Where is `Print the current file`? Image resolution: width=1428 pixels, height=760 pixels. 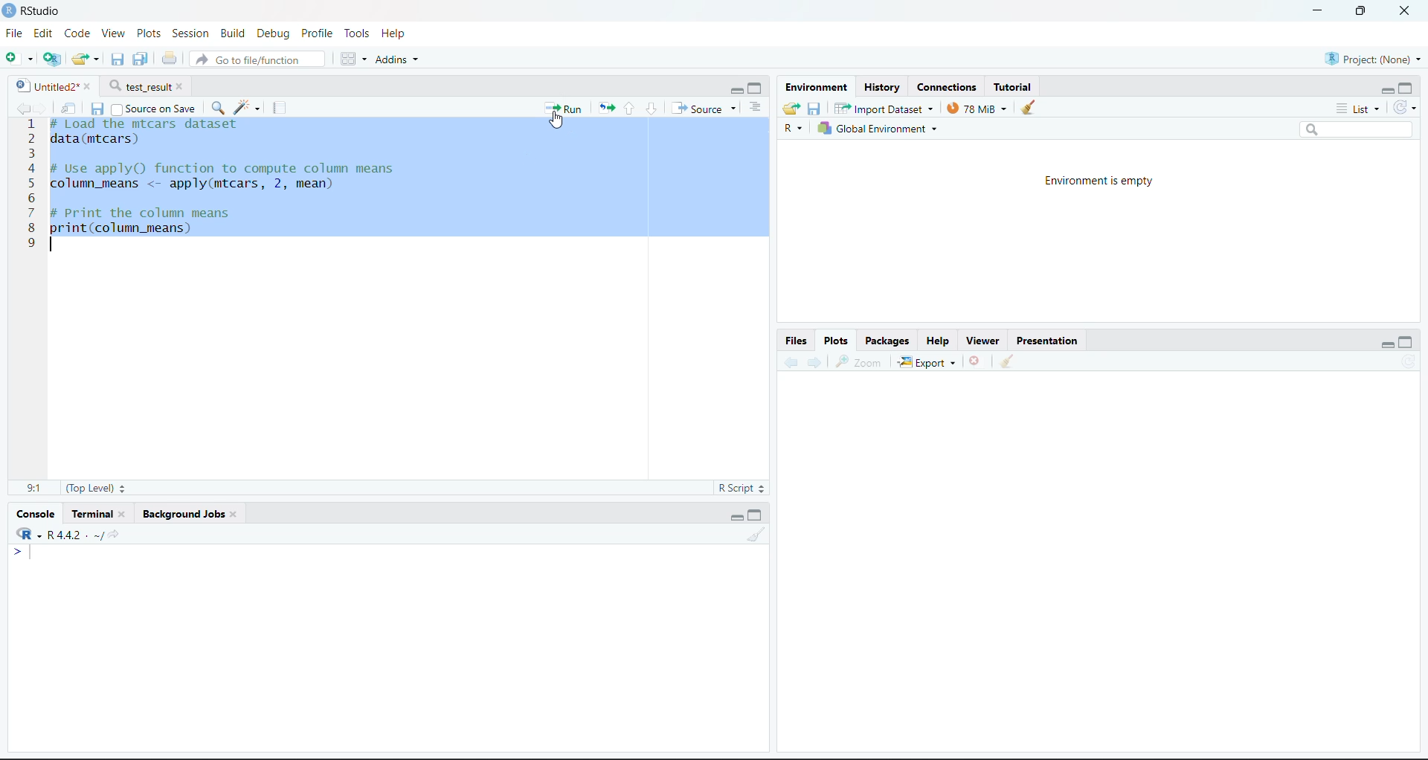
Print the current file is located at coordinates (170, 56).